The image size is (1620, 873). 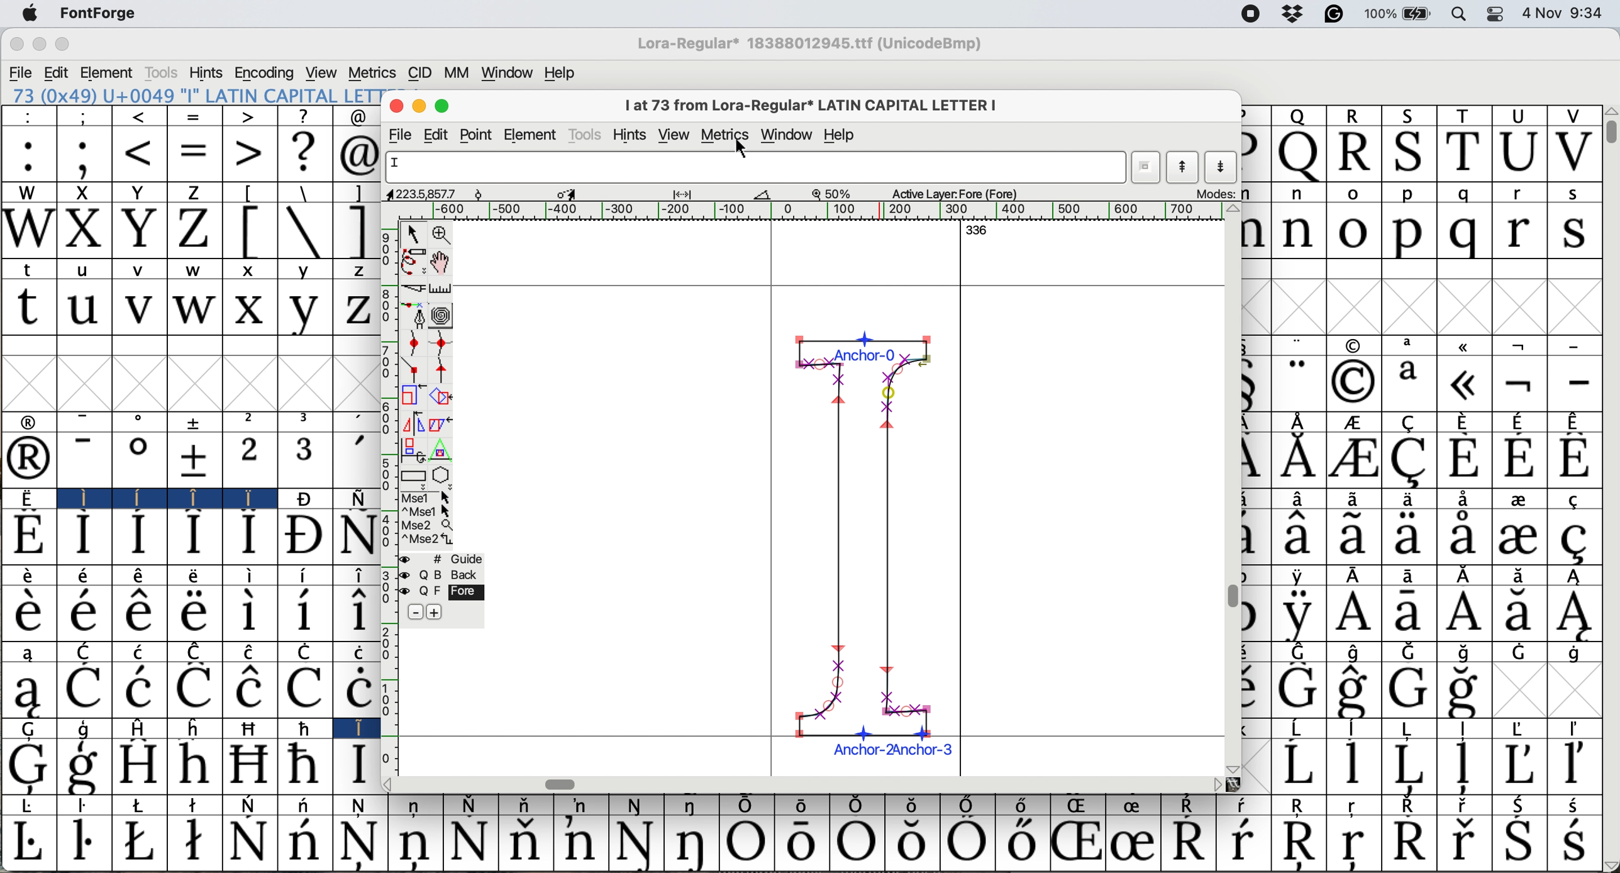 What do you see at coordinates (1185, 167) in the screenshot?
I see `show previous letter` at bounding box center [1185, 167].